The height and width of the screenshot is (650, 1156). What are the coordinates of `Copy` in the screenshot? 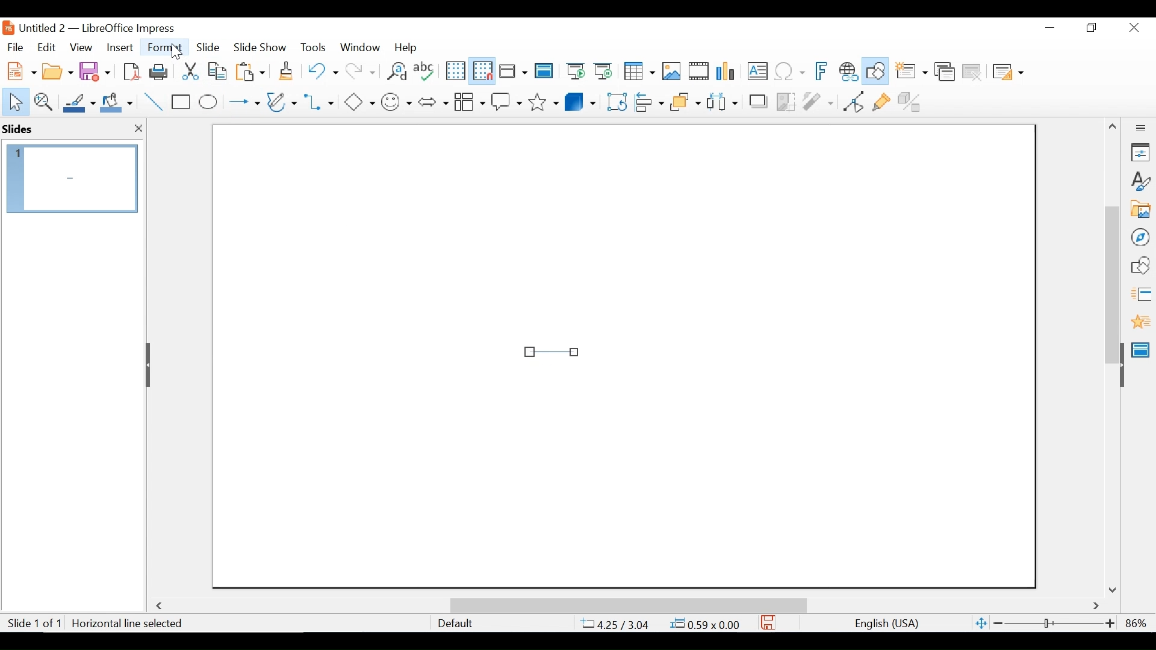 It's located at (219, 71).